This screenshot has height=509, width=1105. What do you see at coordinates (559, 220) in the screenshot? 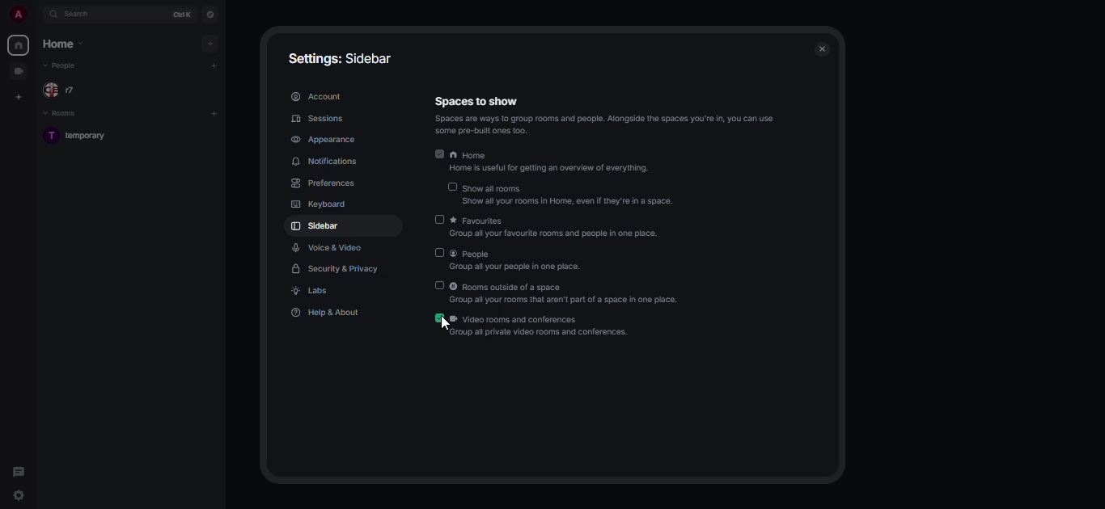
I see `favorites` at bounding box center [559, 220].